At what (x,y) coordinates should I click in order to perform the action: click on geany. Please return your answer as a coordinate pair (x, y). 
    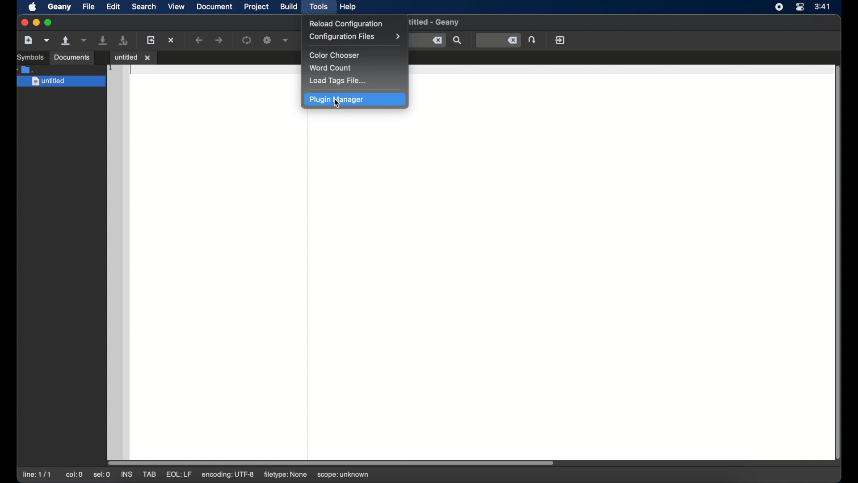
    Looking at the image, I should click on (59, 7).